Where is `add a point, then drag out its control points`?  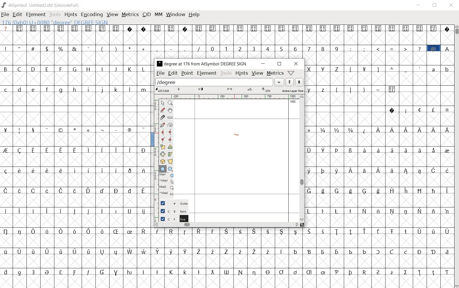 add a point, then drag out its control points is located at coordinates (162, 125).